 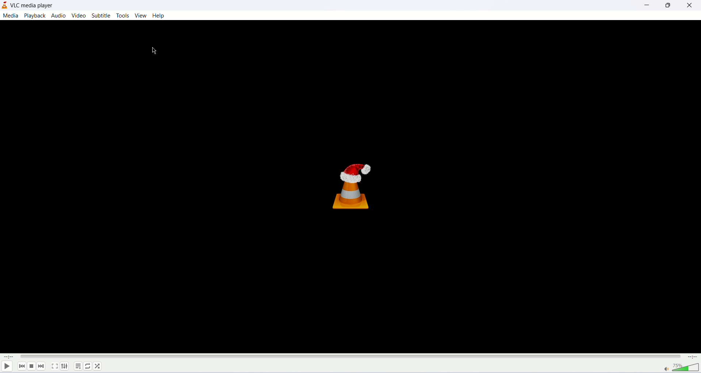 I want to click on play/pause, so click(x=6, y=366).